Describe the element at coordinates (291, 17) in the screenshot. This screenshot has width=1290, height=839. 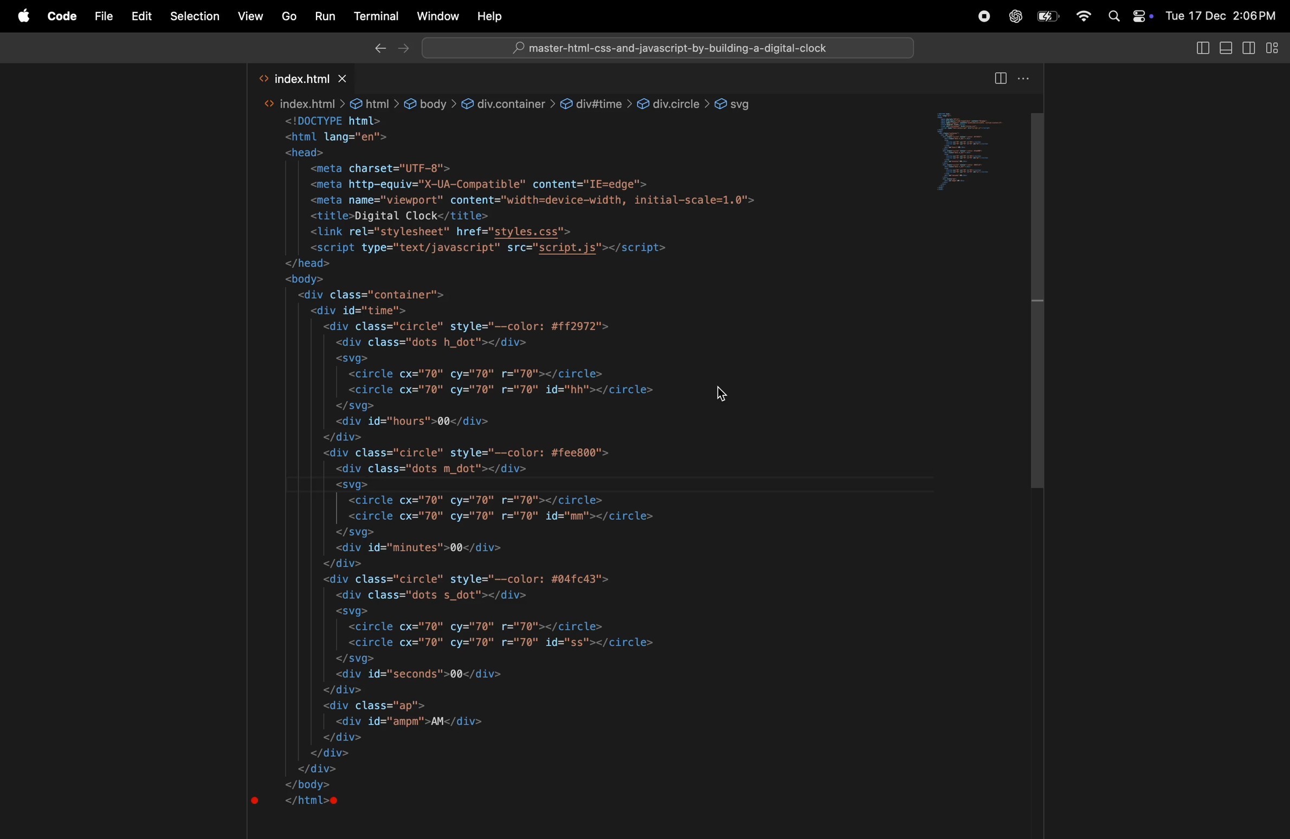
I see `Go` at that location.